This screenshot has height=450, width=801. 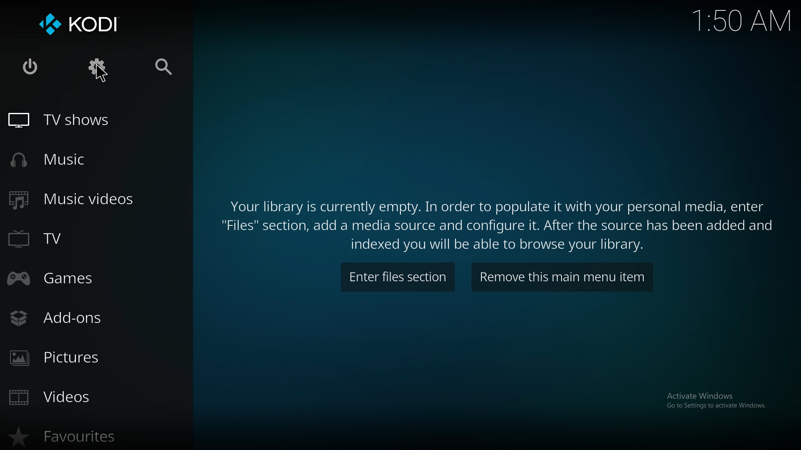 What do you see at coordinates (562, 276) in the screenshot?
I see `Remove this main menu item` at bounding box center [562, 276].